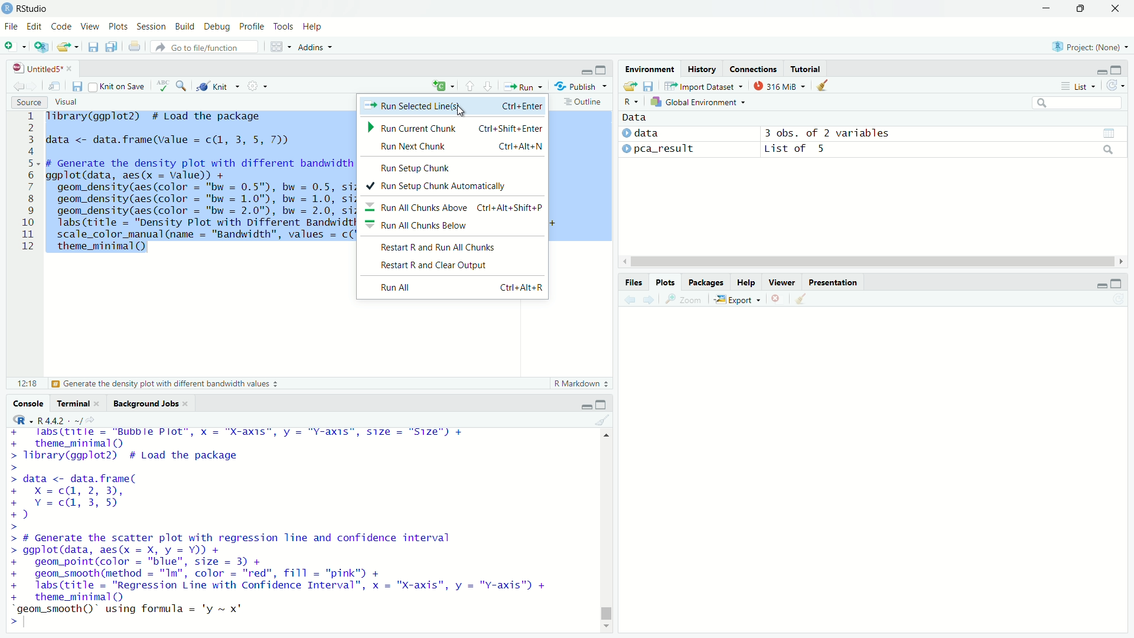 The height and width of the screenshot is (638, 1134). Describe the element at coordinates (185, 25) in the screenshot. I see `Build` at that location.